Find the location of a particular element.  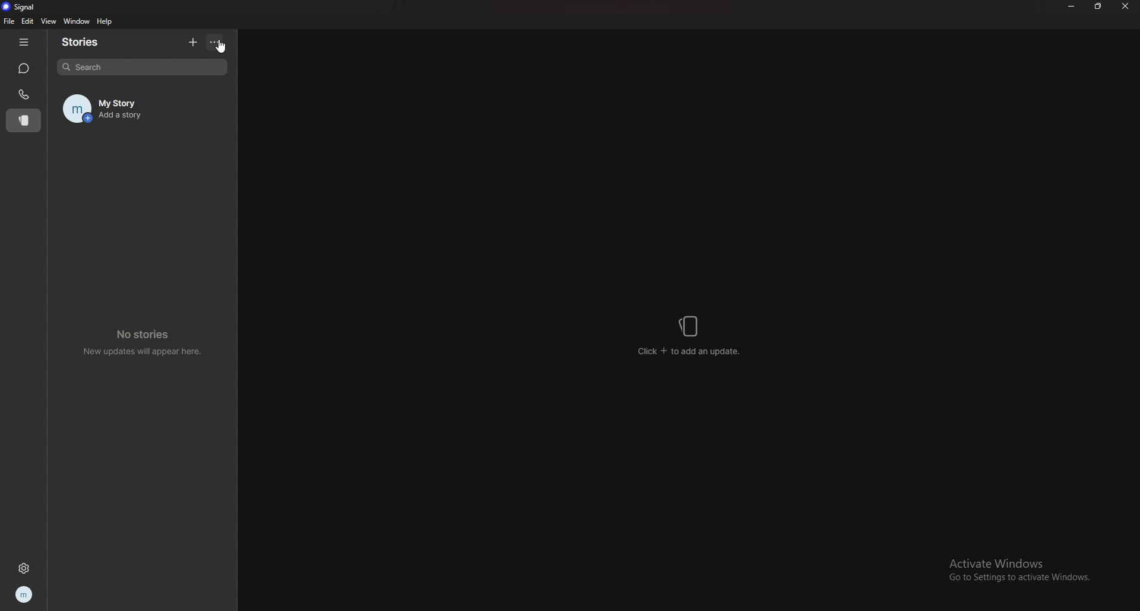

No stories is located at coordinates (147, 333).